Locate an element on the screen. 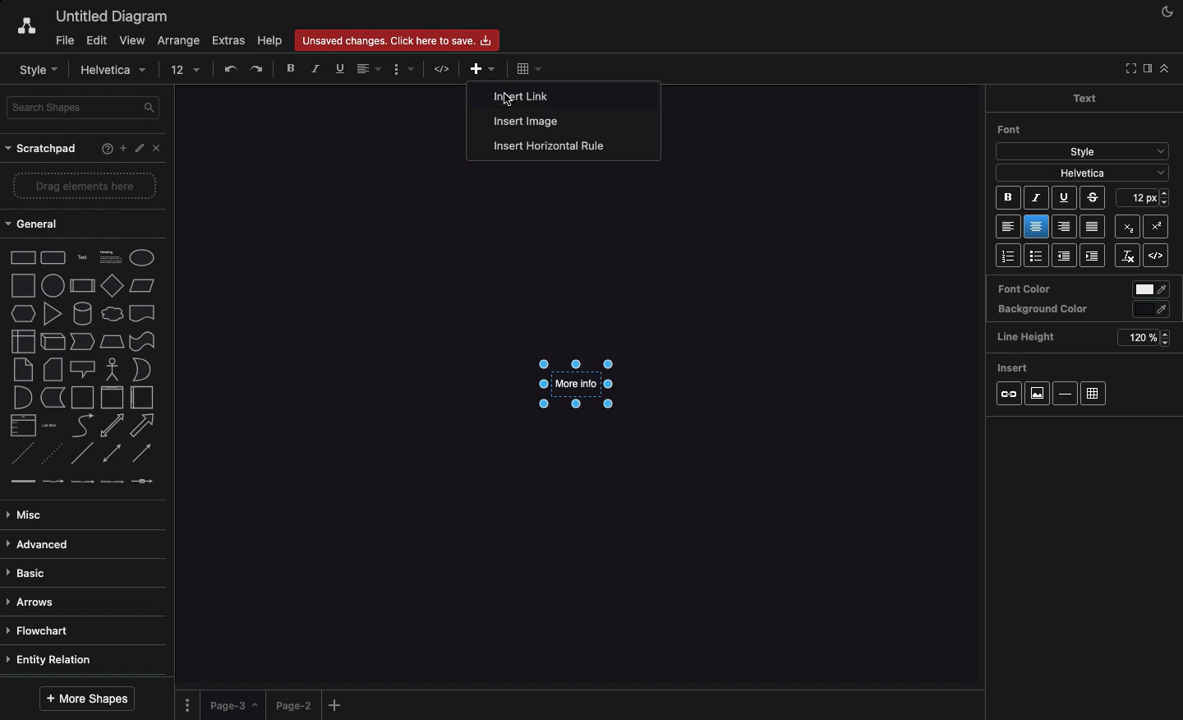 The width and height of the screenshot is (1183, 720). Justified is located at coordinates (1093, 228).